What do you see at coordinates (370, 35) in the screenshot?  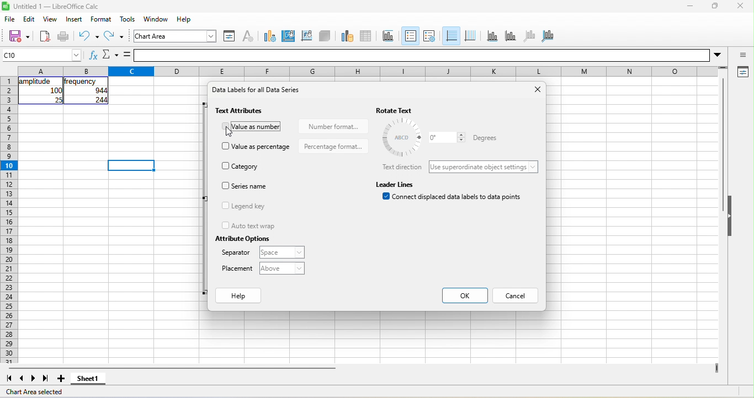 I see `data table` at bounding box center [370, 35].